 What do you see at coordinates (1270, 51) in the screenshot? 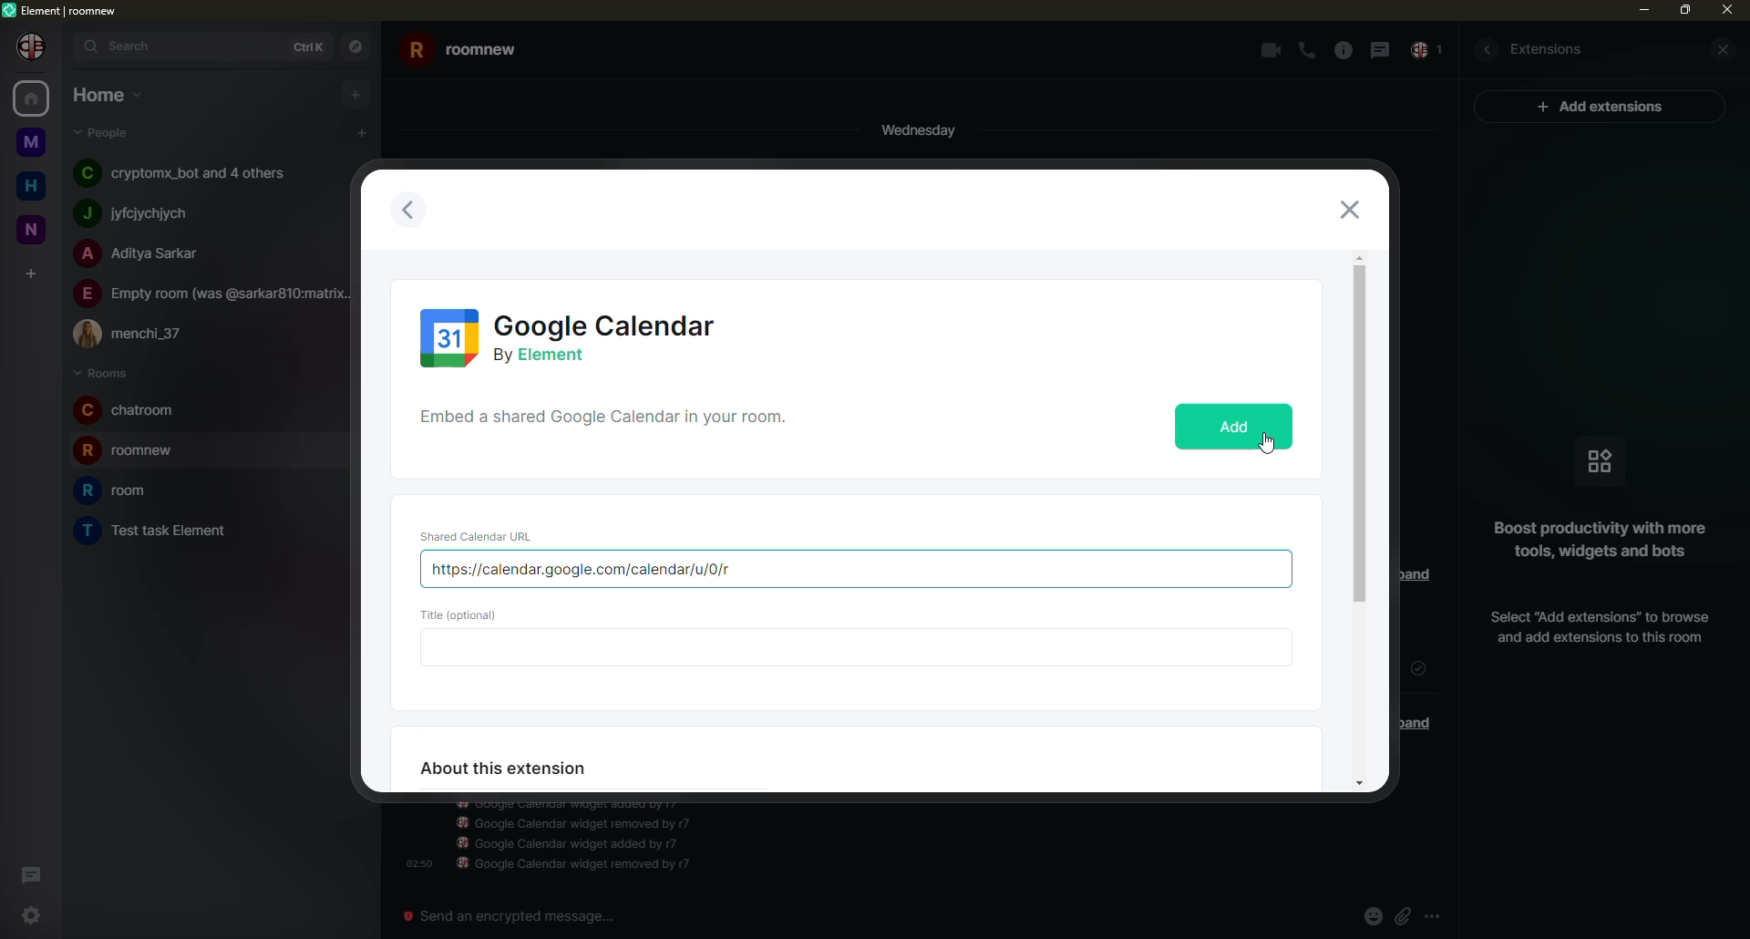
I see `video` at bounding box center [1270, 51].